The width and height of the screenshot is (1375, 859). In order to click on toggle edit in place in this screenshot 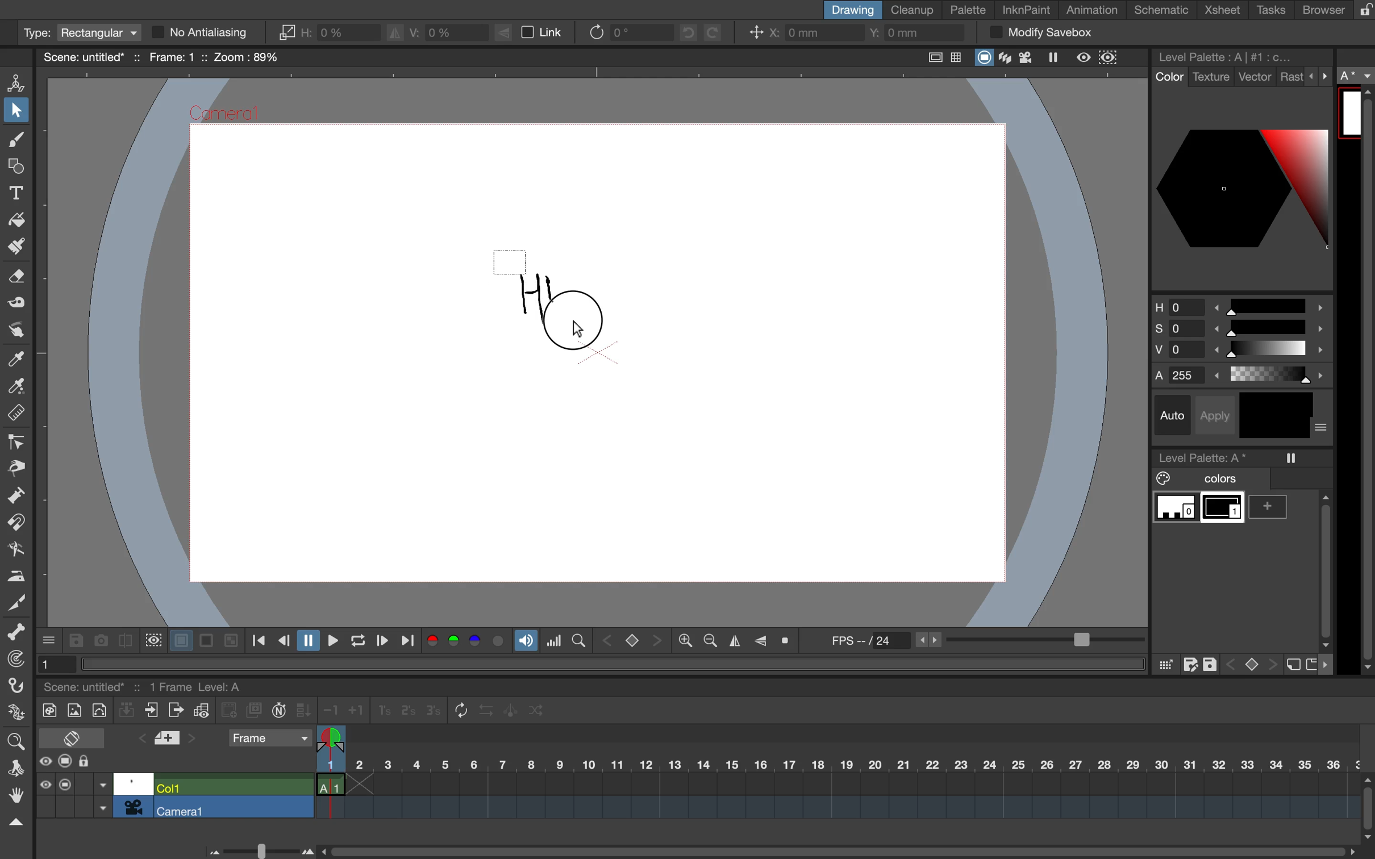, I will do `click(201, 712)`.